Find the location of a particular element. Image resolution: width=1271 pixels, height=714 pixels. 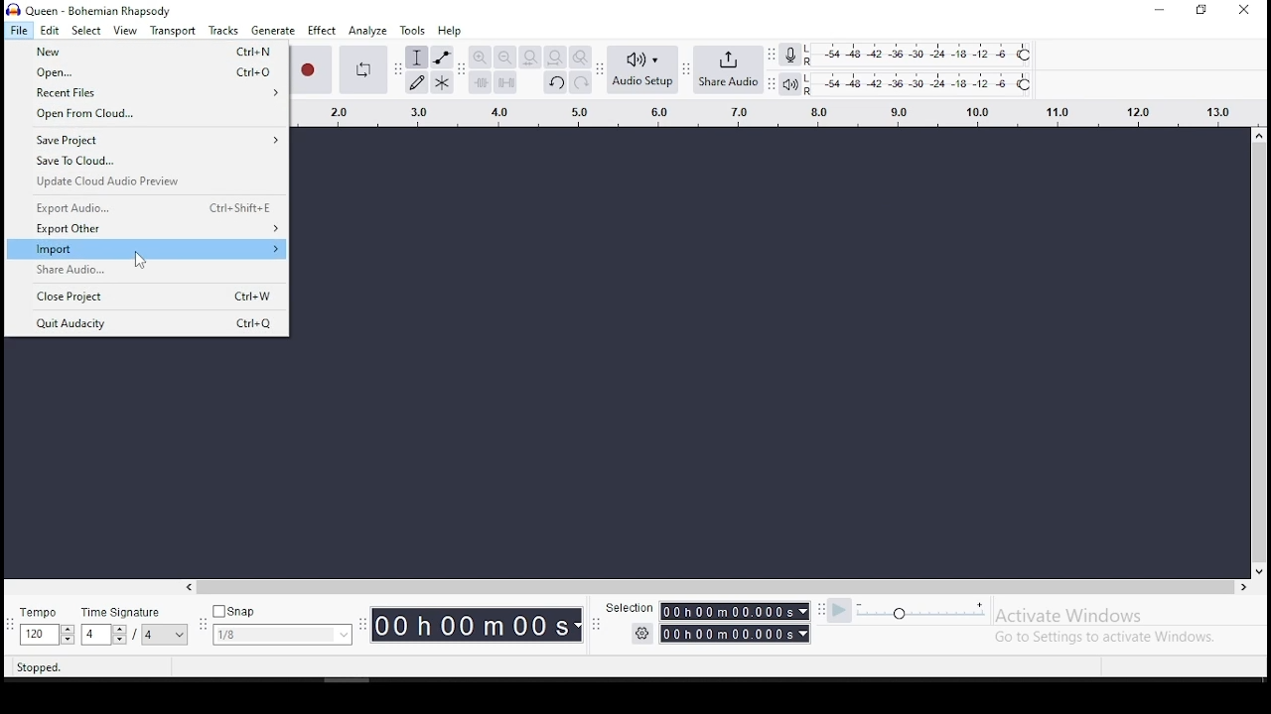

analuze is located at coordinates (367, 31).